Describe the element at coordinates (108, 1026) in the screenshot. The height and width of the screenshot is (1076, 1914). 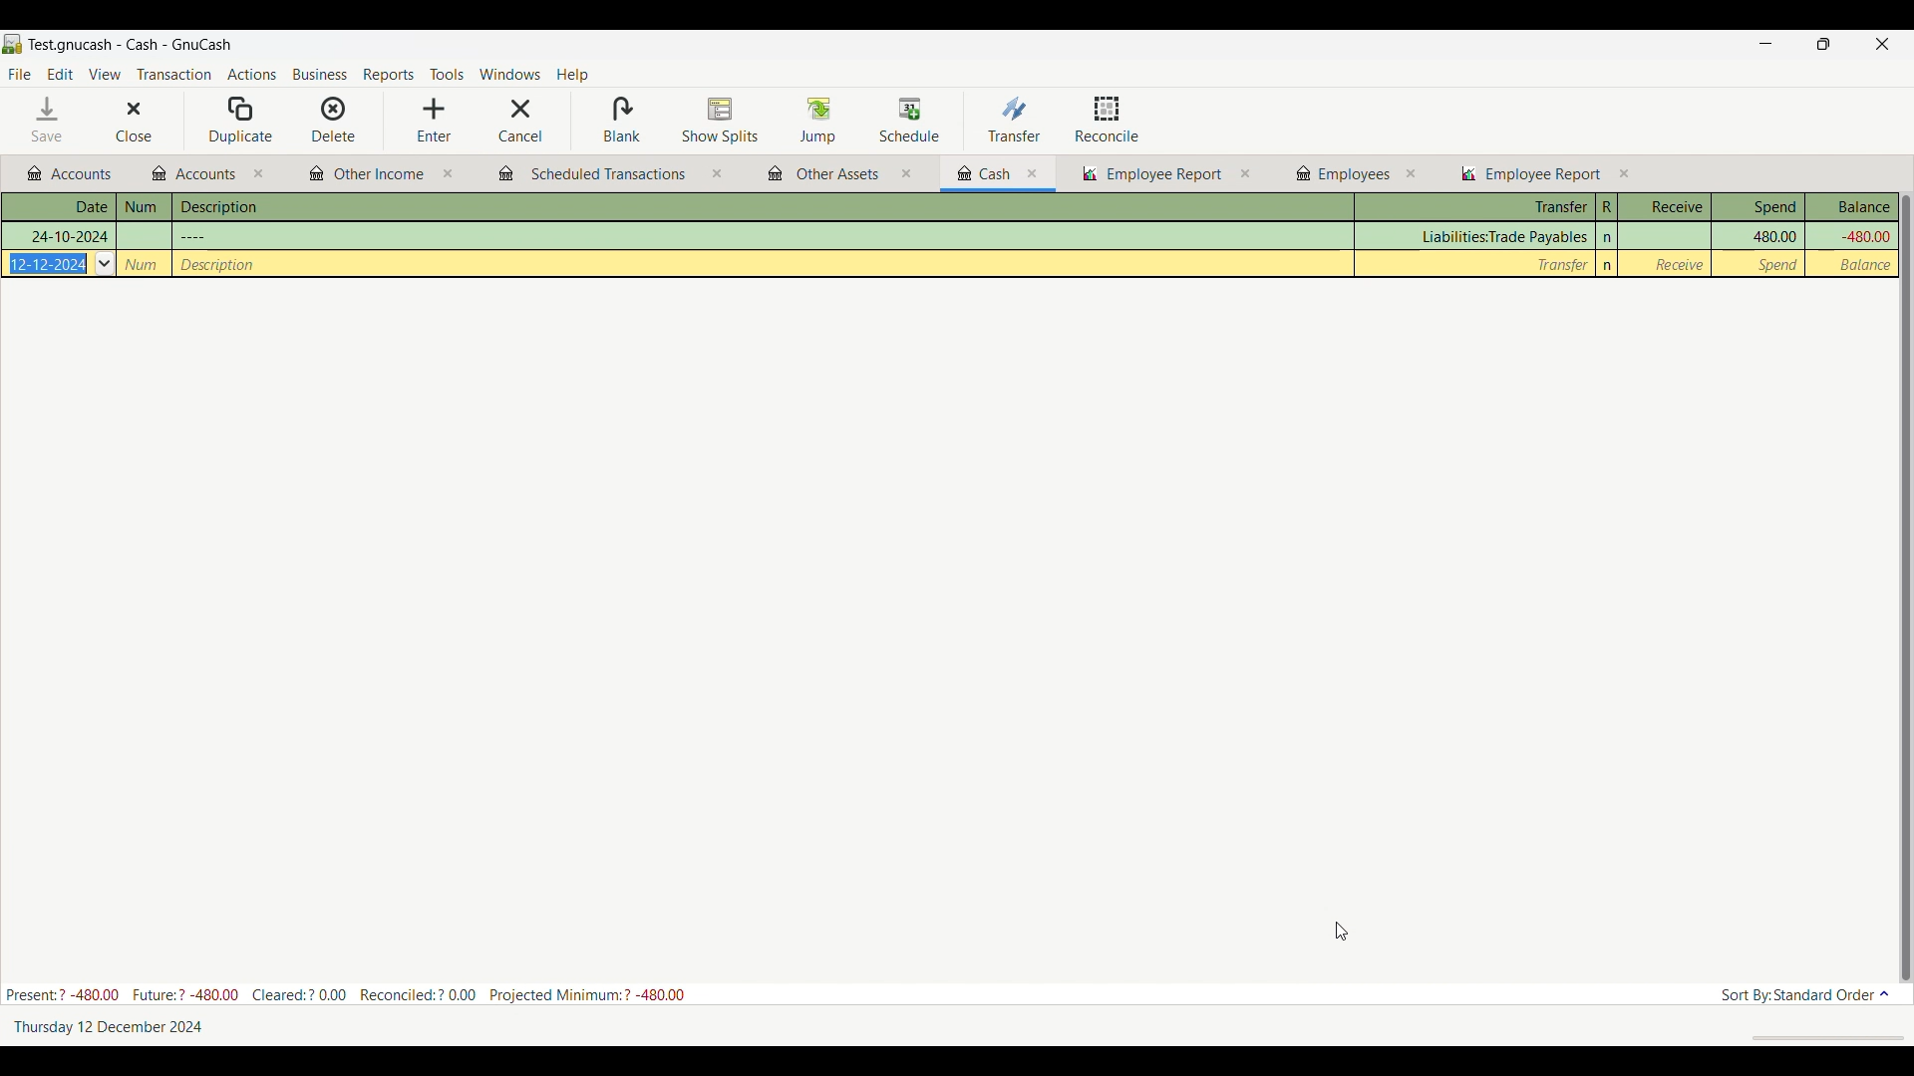
I see `Current date` at that location.